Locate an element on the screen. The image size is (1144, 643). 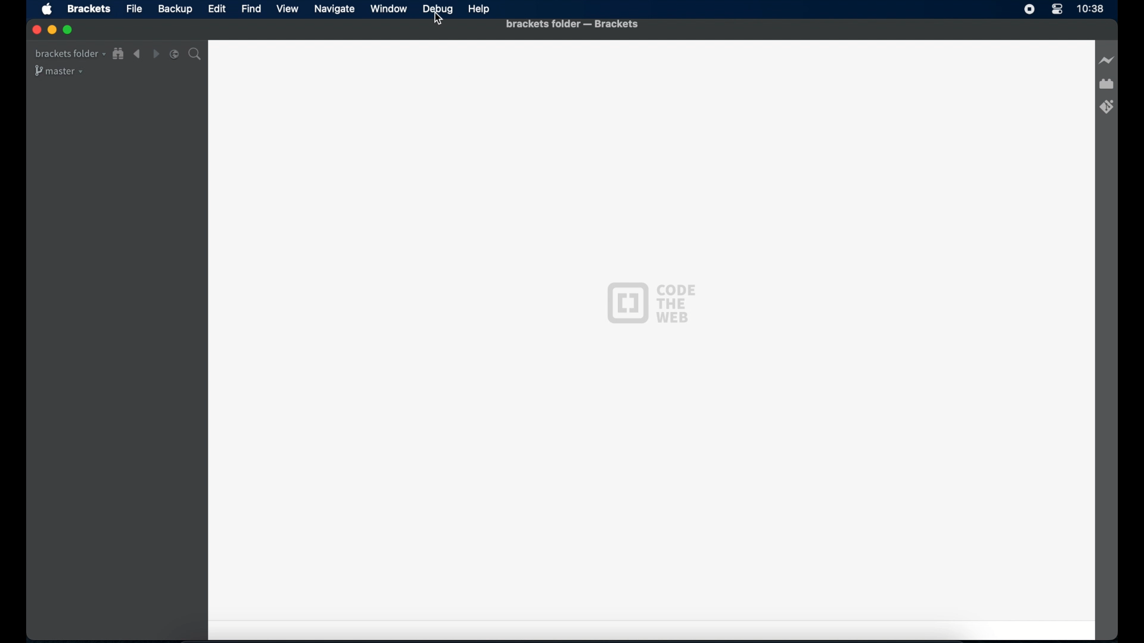
maximize is located at coordinates (69, 30).